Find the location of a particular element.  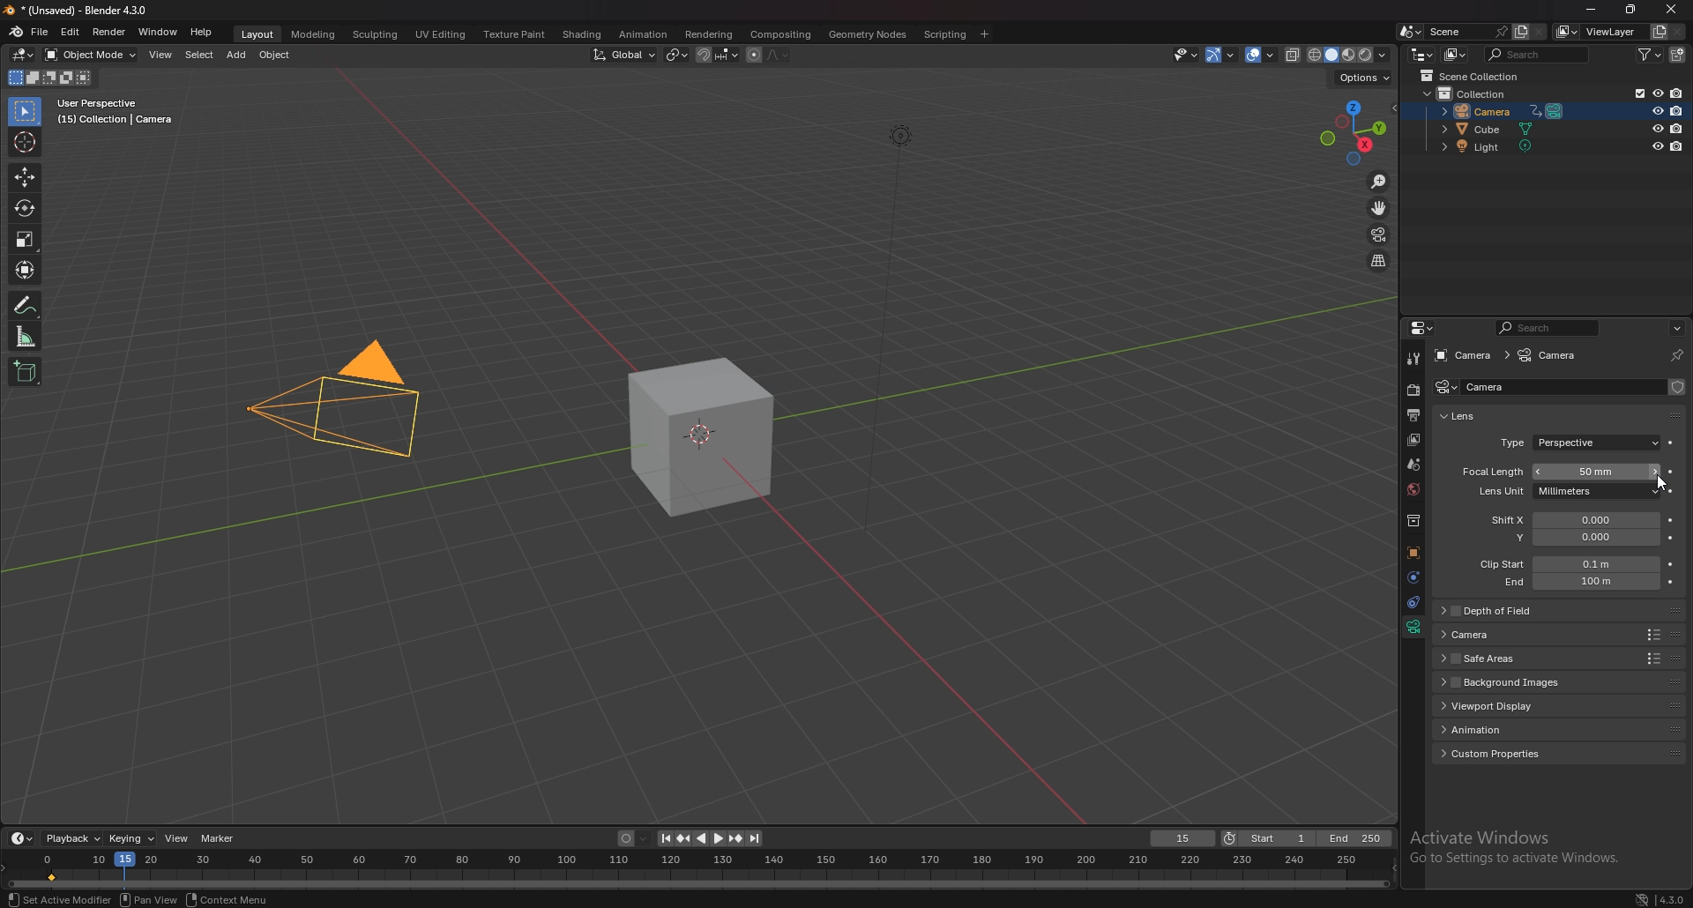

viewport shading is located at coordinates (1349, 56).